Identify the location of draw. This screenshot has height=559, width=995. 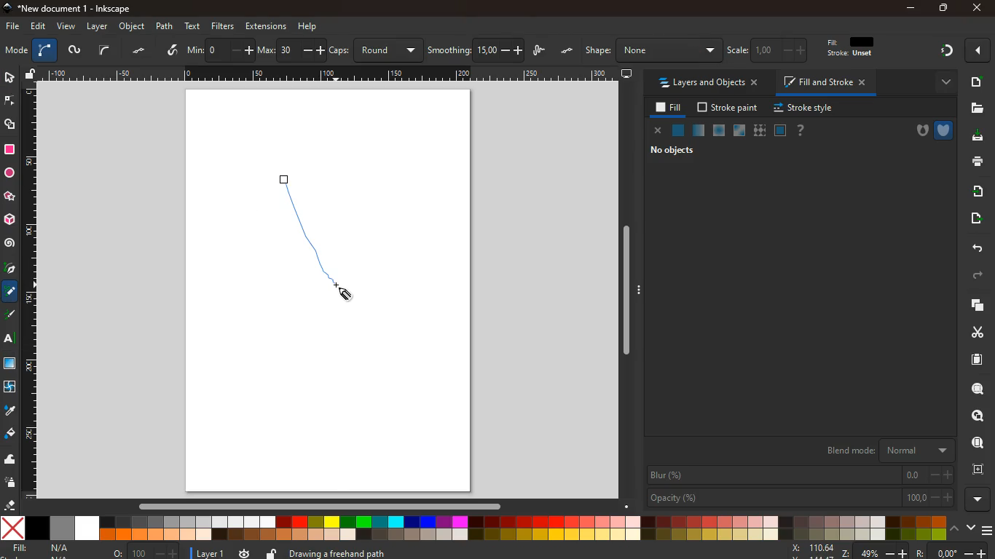
(291, 186).